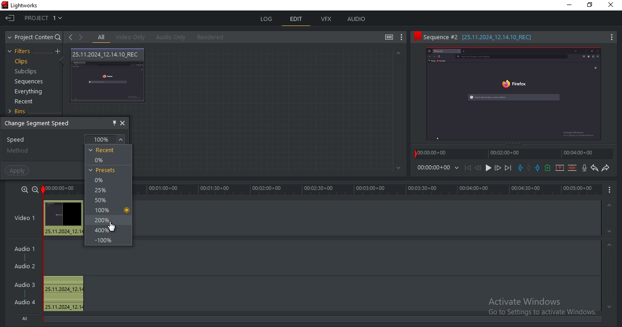  What do you see at coordinates (507, 168) in the screenshot?
I see `move forward to the next cut` at bounding box center [507, 168].